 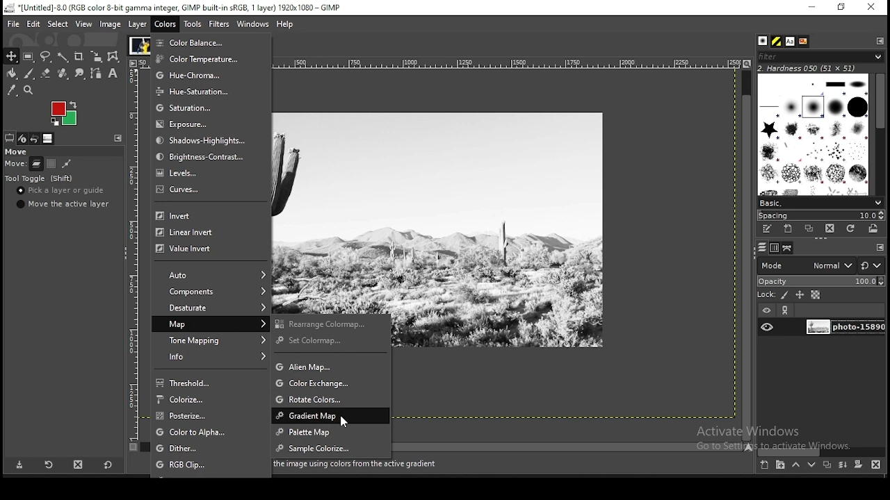 I want to click on map, so click(x=211, y=324).